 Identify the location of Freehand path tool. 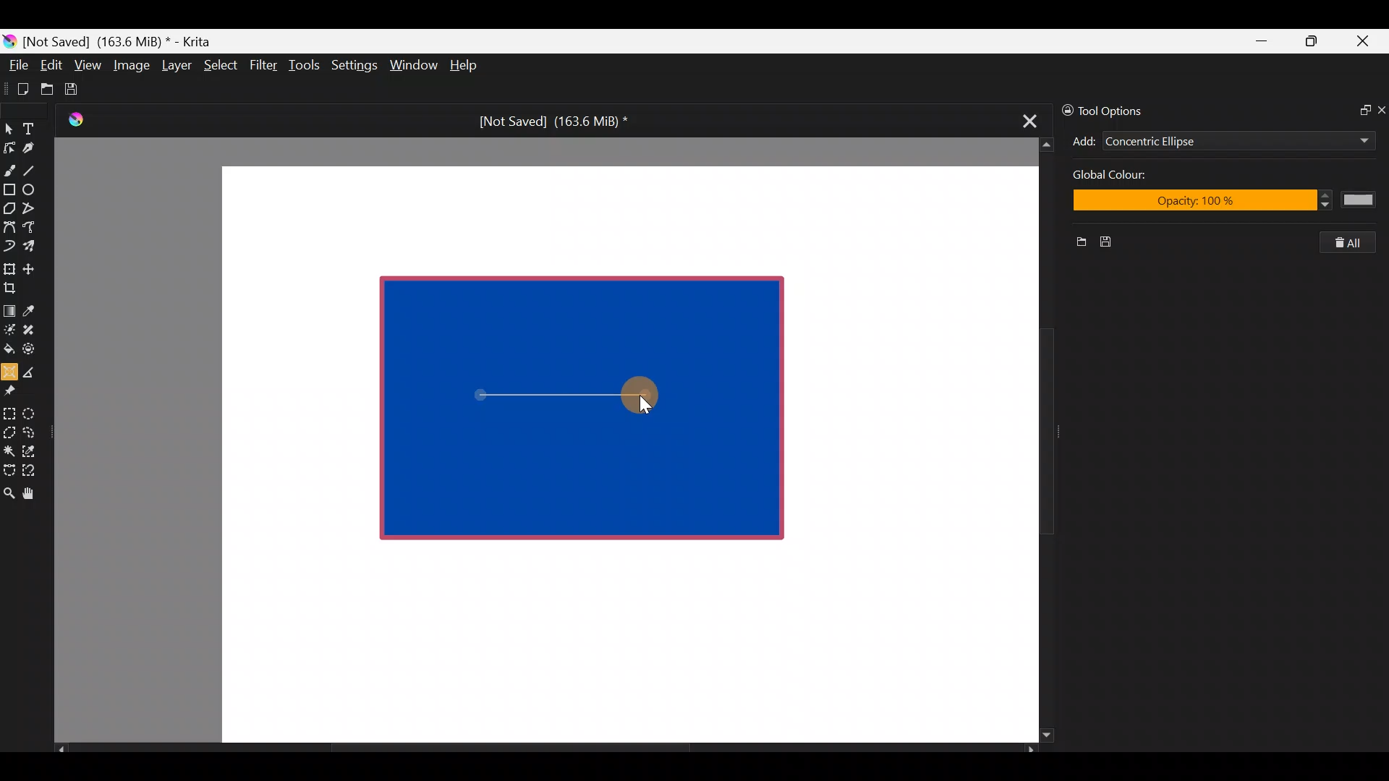
(36, 229).